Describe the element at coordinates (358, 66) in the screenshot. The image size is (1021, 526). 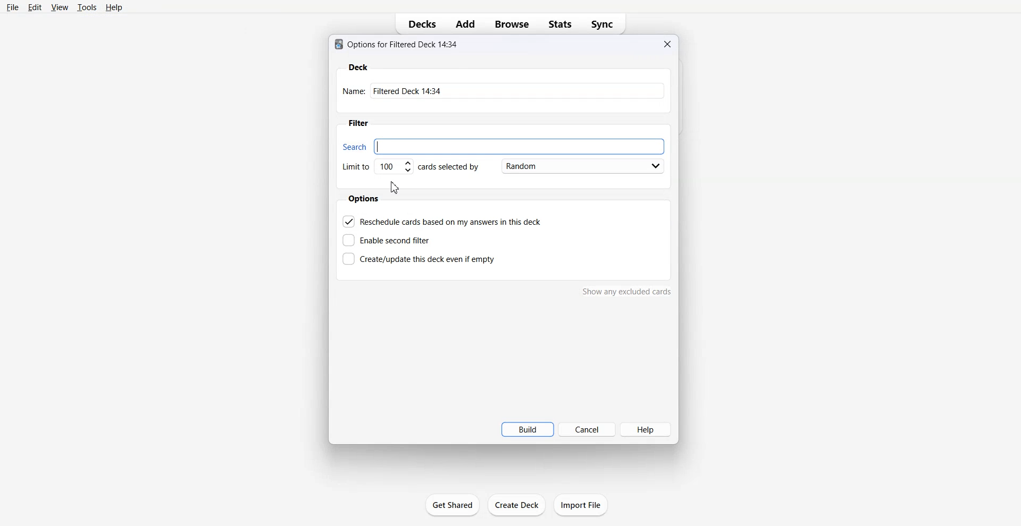
I see `Deck` at that location.